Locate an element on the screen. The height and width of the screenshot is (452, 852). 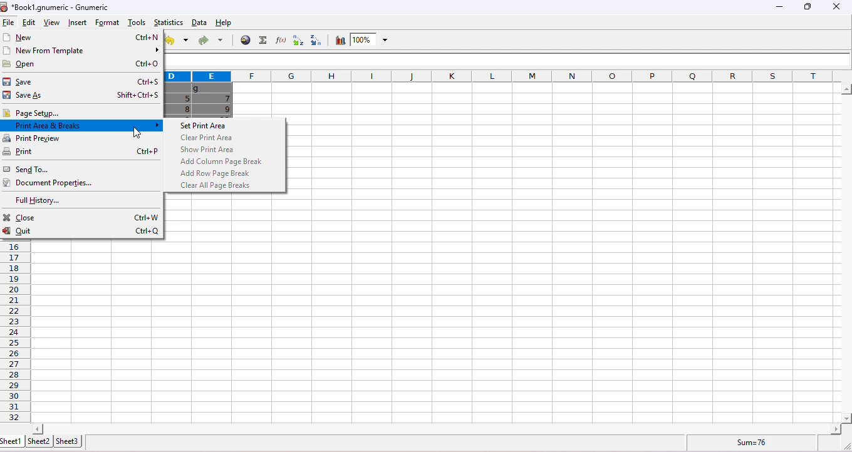
sheet3 is located at coordinates (67, 441).